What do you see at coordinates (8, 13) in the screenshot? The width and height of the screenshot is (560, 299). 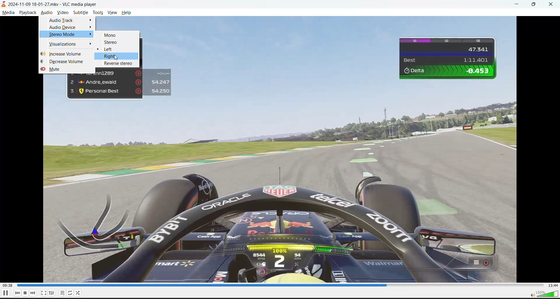 I see `media` at bounding box center [8, 13].